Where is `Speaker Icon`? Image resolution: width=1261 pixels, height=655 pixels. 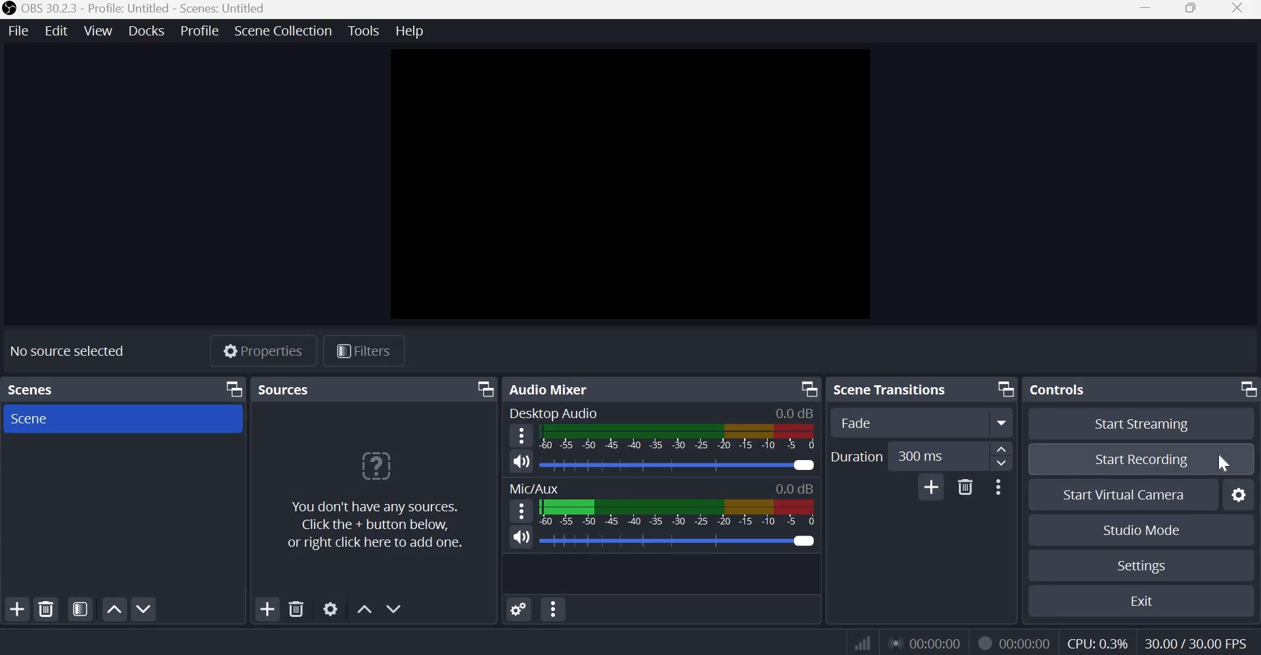 Speaker Icon is located at coordinates (521, 461).